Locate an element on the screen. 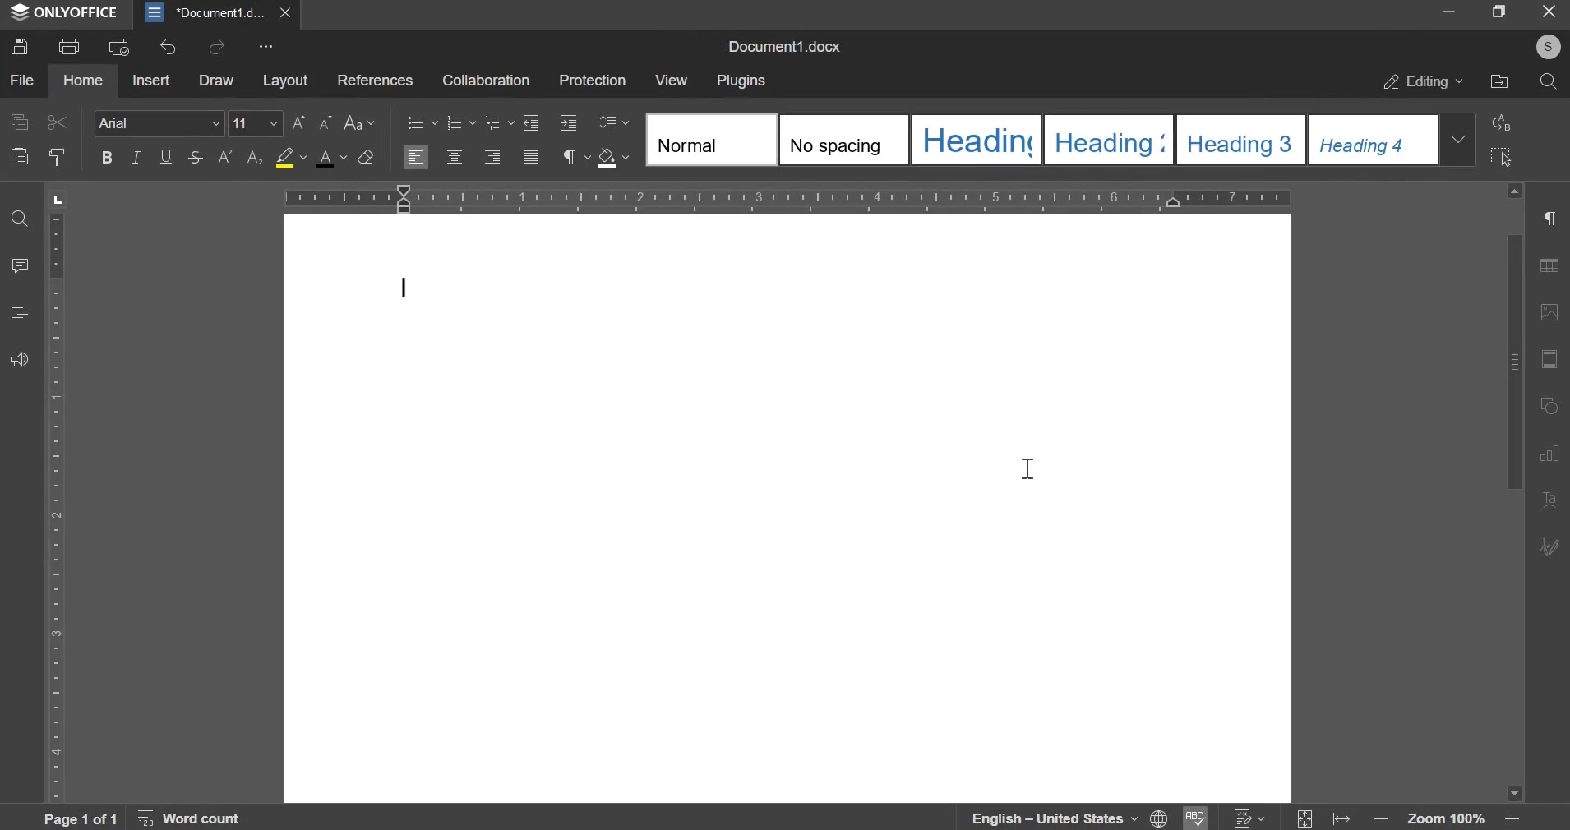 The width and height of the screenshot is (1570, 830). Heading 4 is located at coordinates (1374, 139).